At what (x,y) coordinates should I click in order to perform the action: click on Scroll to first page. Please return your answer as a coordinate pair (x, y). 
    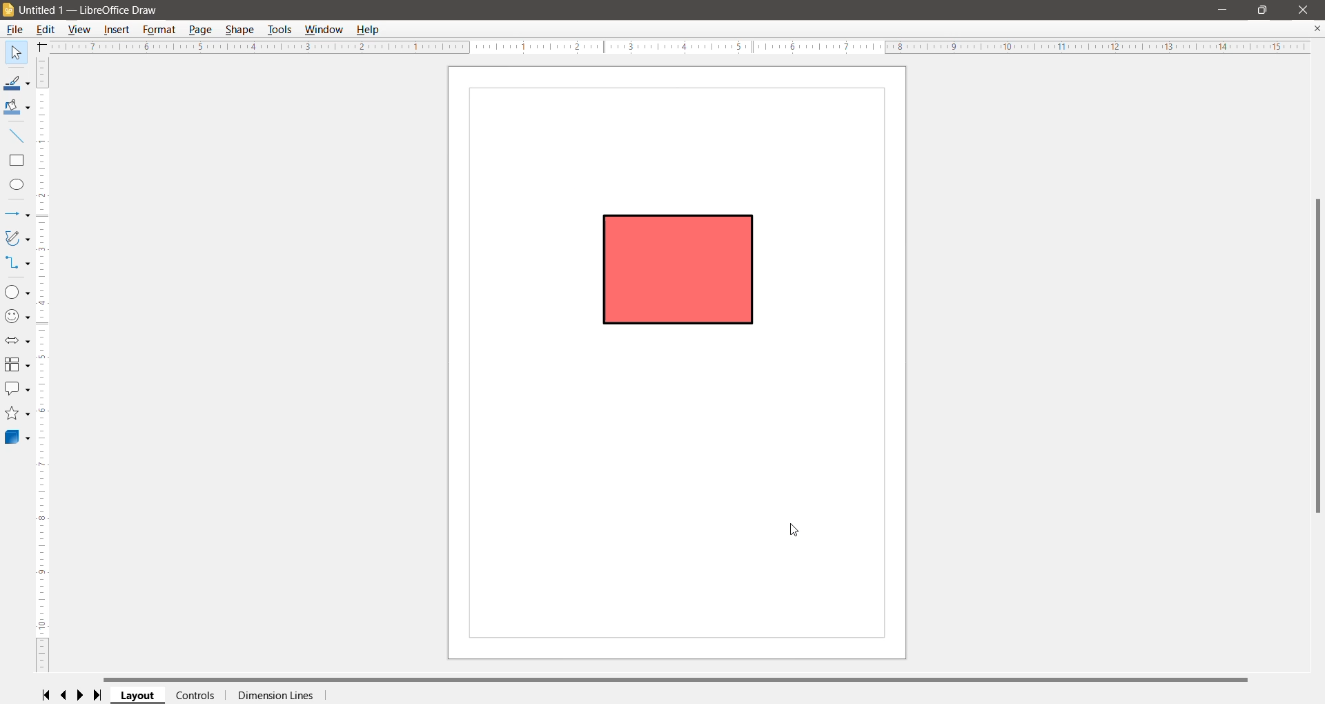
    Looking at the image, I should click on (48, 695).